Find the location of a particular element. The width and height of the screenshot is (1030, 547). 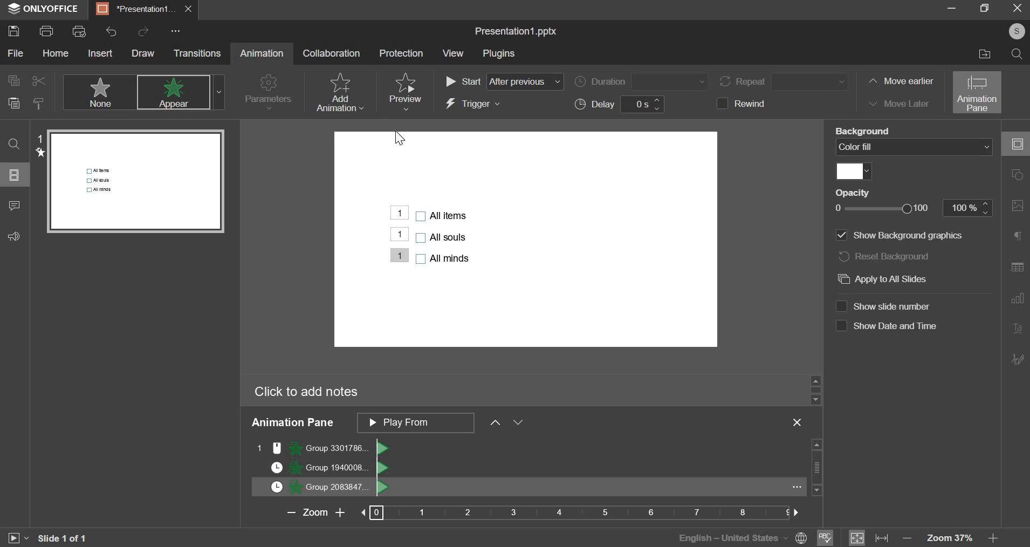

animation pane is located at coordinates (452, 424).